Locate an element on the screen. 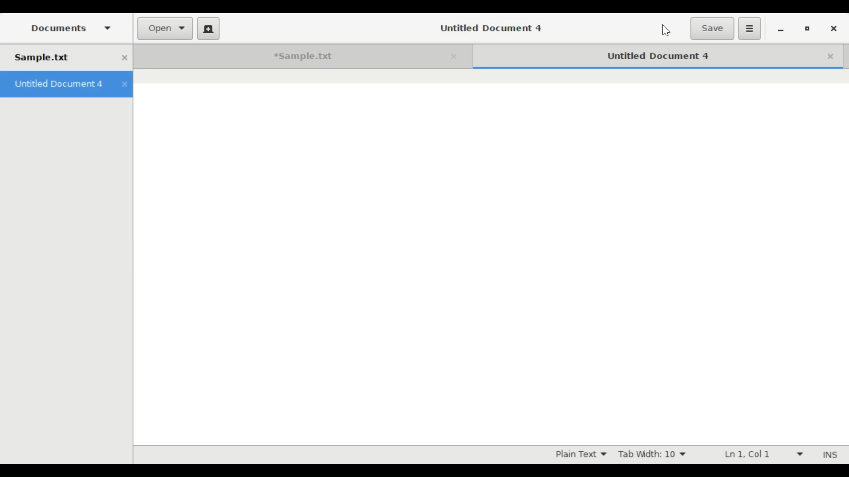 The width and height of the screenshot is (849, 477). Insert Mode is located at coordinates (828, 454).